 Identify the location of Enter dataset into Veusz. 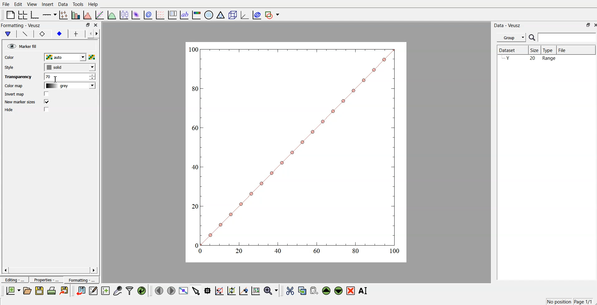
(80, 291).